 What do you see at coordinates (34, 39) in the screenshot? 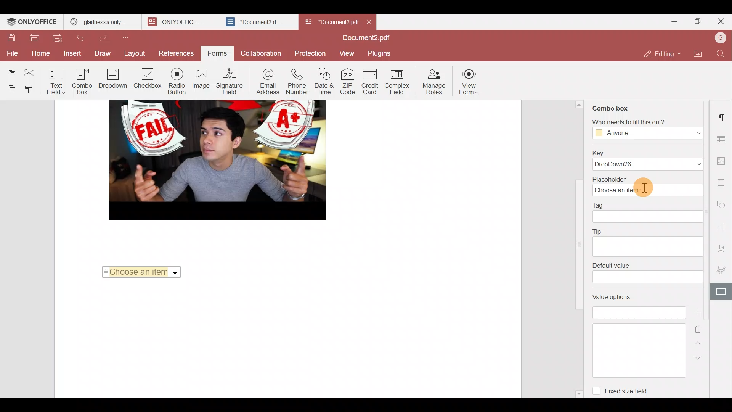
I see `Print file` at bounding box center [34, 39].